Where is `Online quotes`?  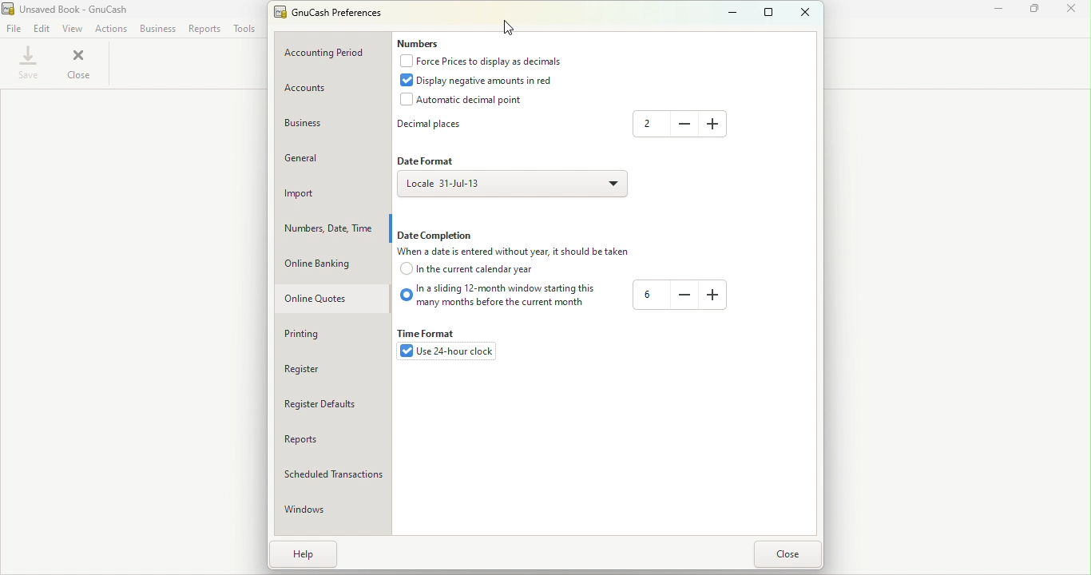
Online quotes is located at coordinates (320, 302).